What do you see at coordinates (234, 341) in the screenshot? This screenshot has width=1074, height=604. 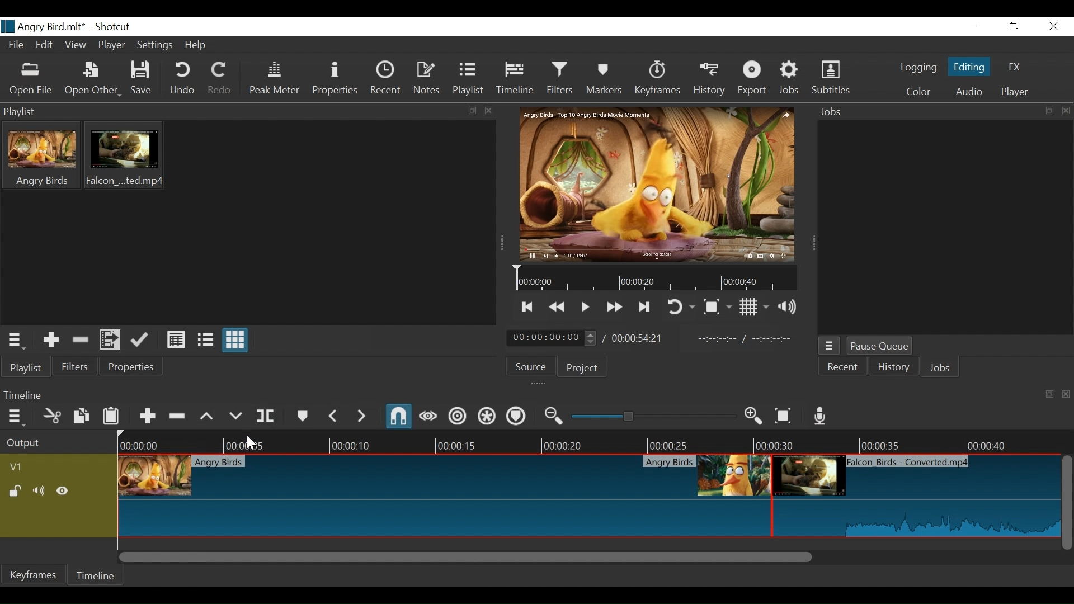 I see `View as icon` at bounding box center [234, 341].